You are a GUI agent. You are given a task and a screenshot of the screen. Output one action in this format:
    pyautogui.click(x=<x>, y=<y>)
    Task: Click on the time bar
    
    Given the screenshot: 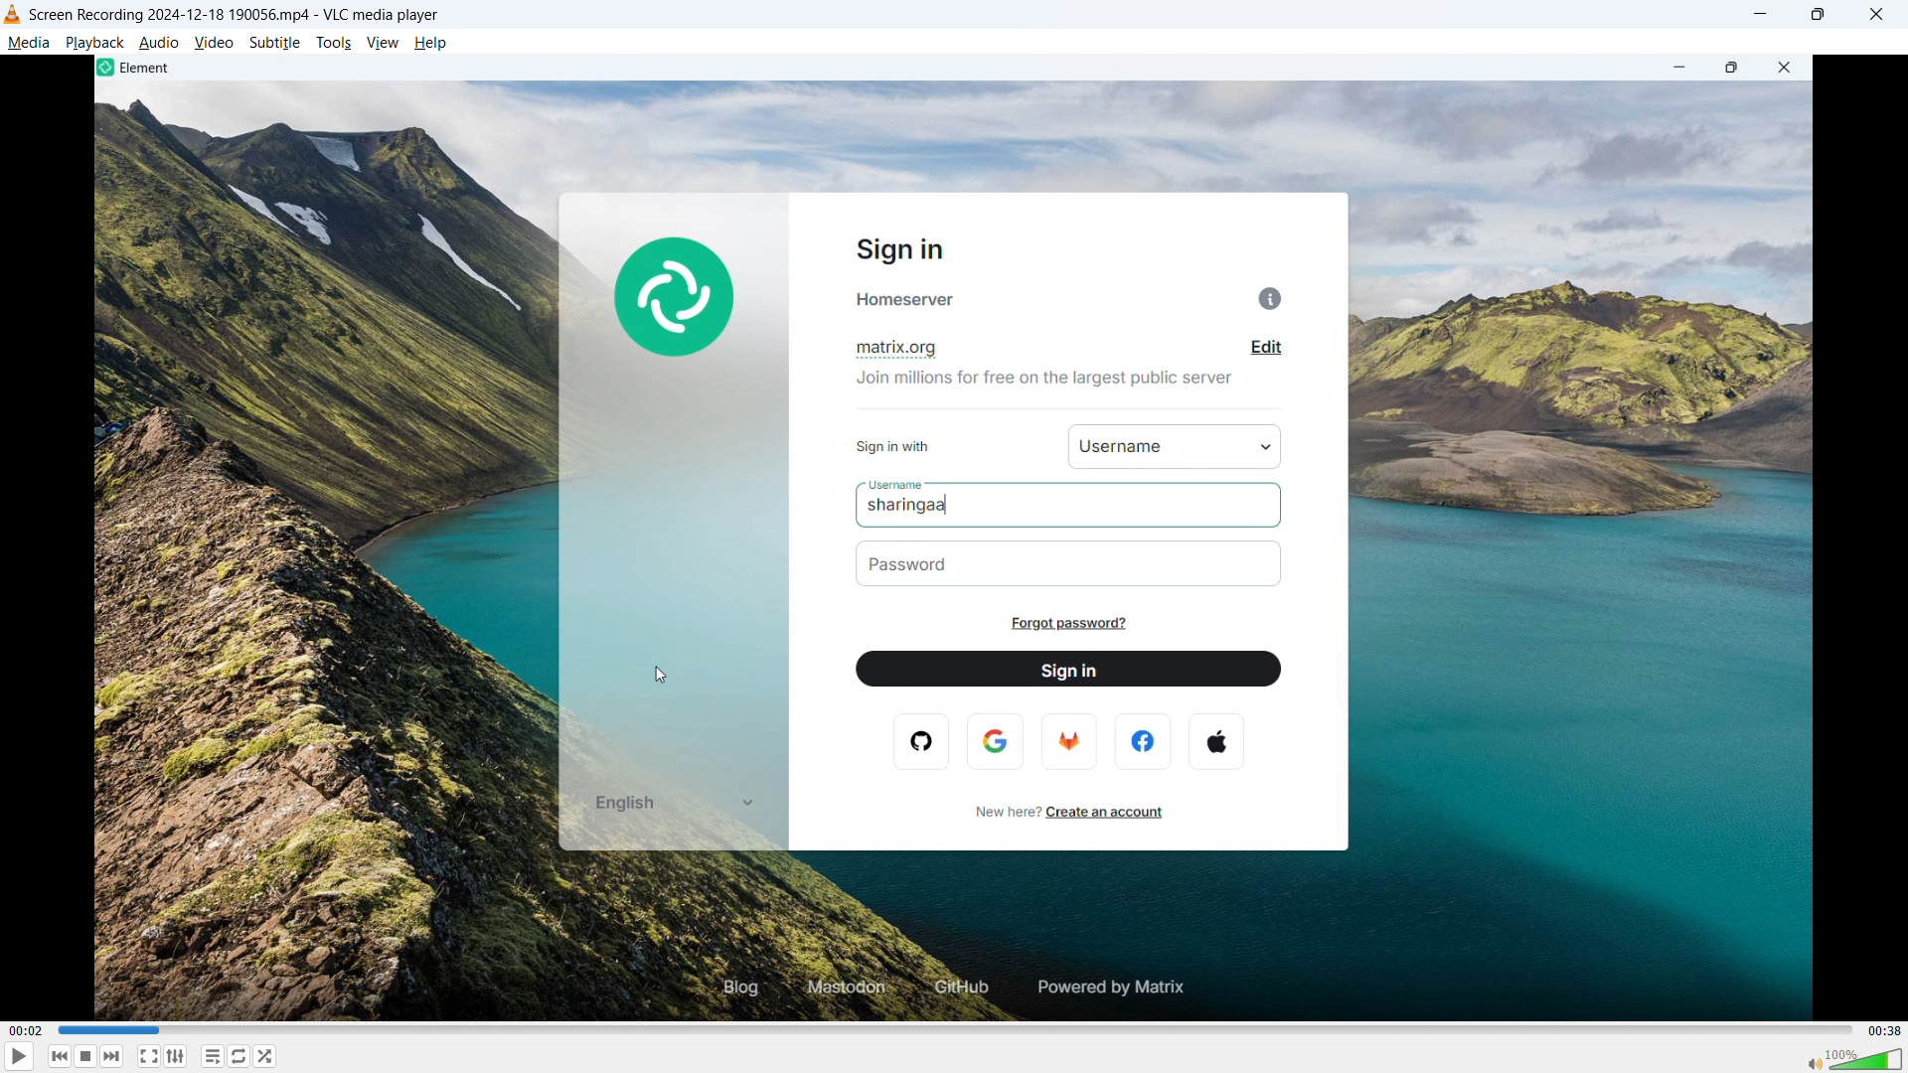 What is the action you would take?
    pyautogui.click(x=952, y=1030)
    